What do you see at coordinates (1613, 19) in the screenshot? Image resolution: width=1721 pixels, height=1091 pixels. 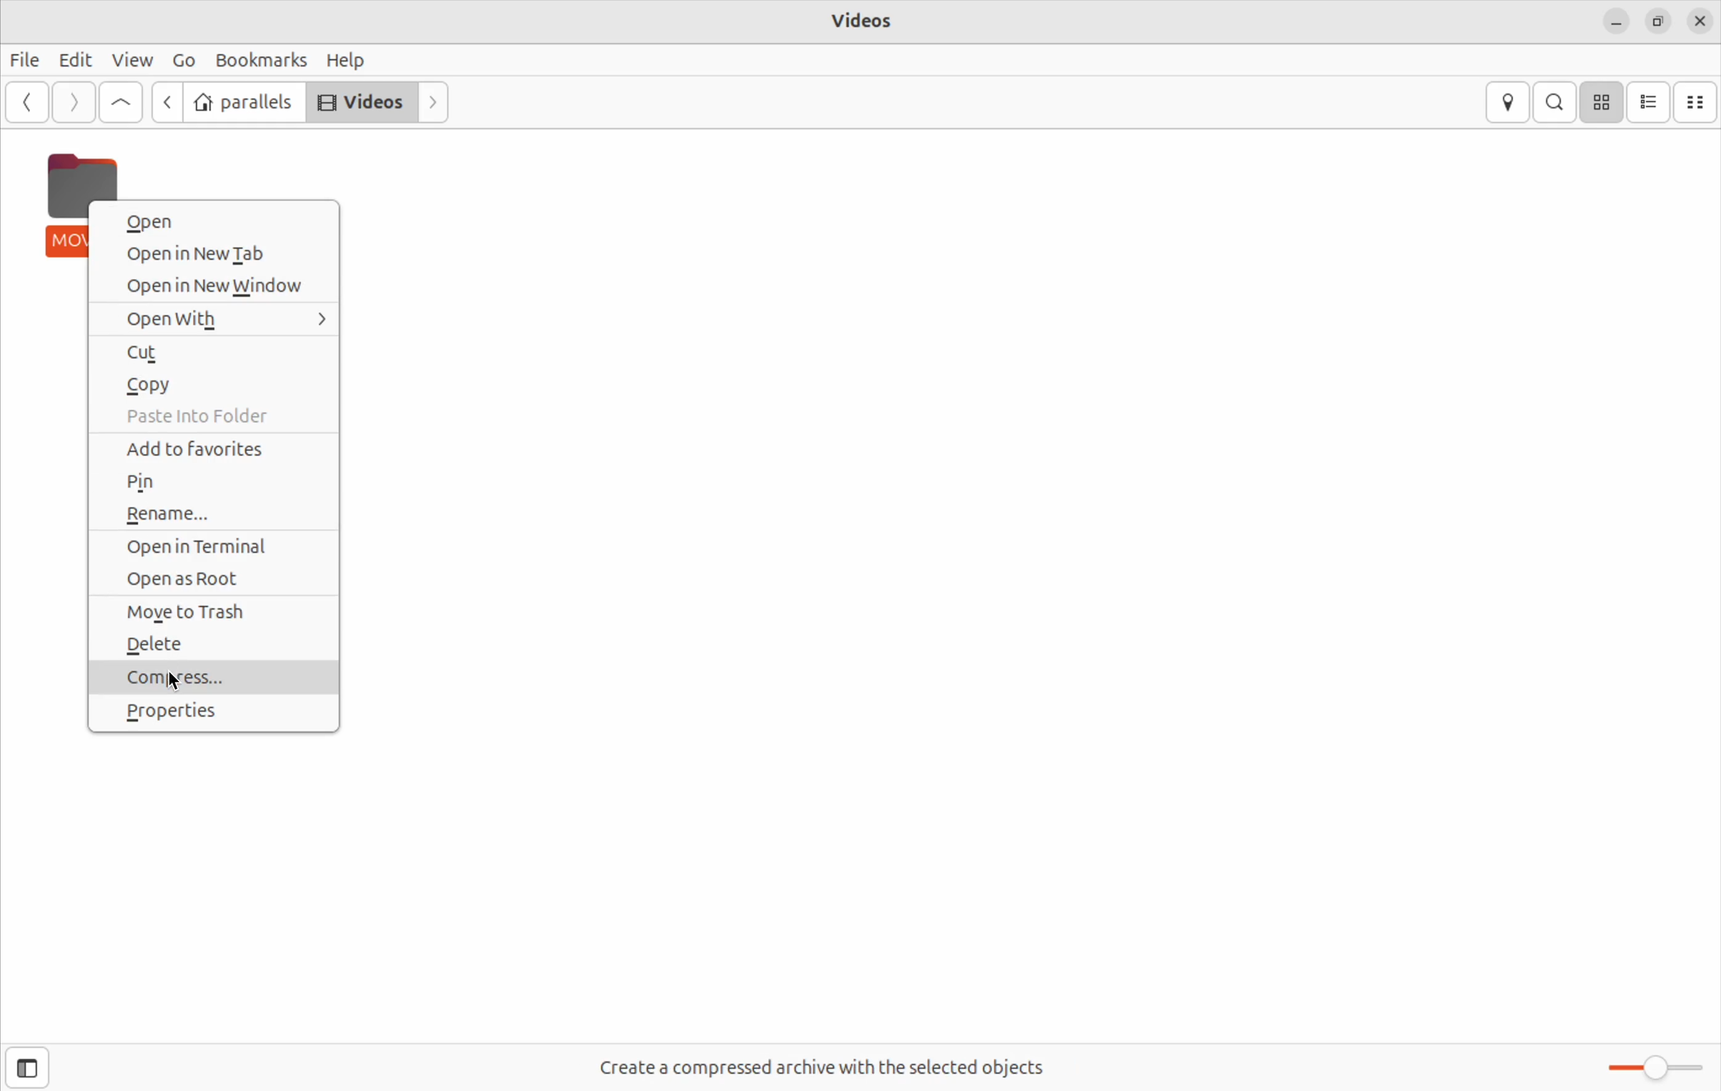 I see `minimize` at bounding box center [1613, 19].